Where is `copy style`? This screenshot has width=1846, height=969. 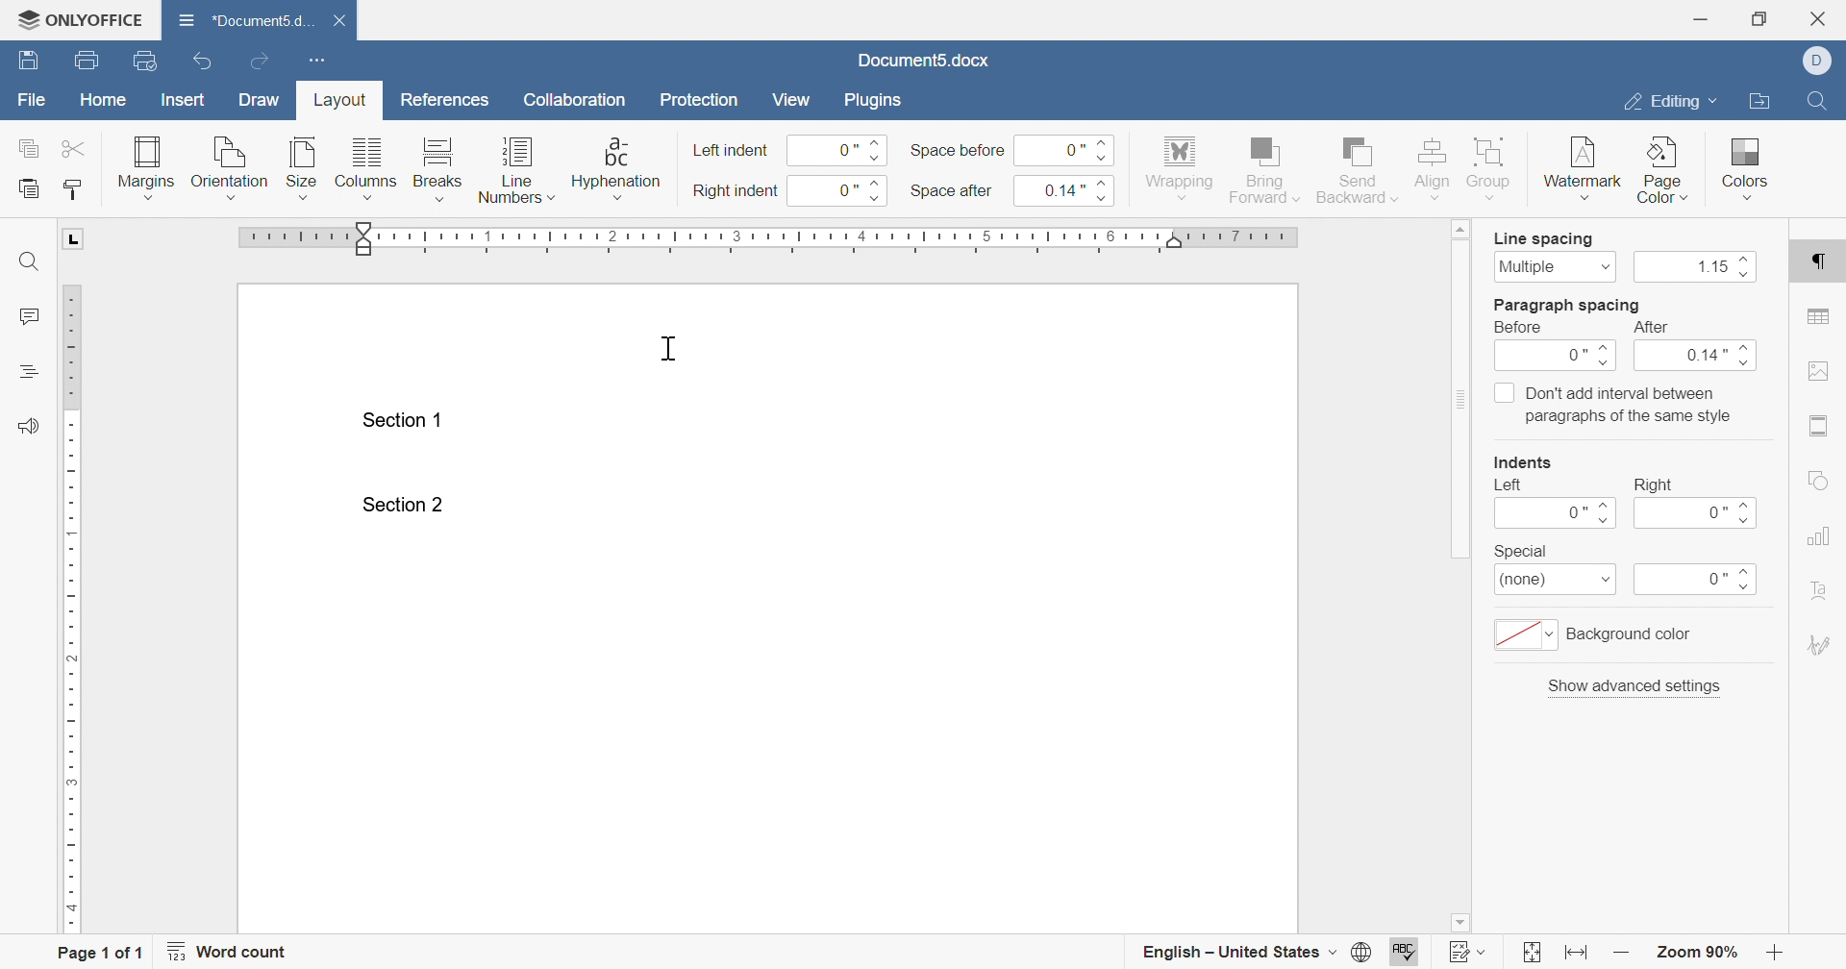 copy style is located at coordinates (70, 190).